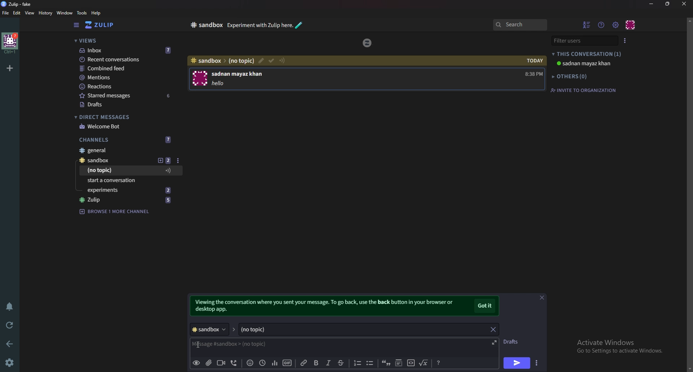 The image size is (693, 372). I want to click on Strike through, so click(341, 363).